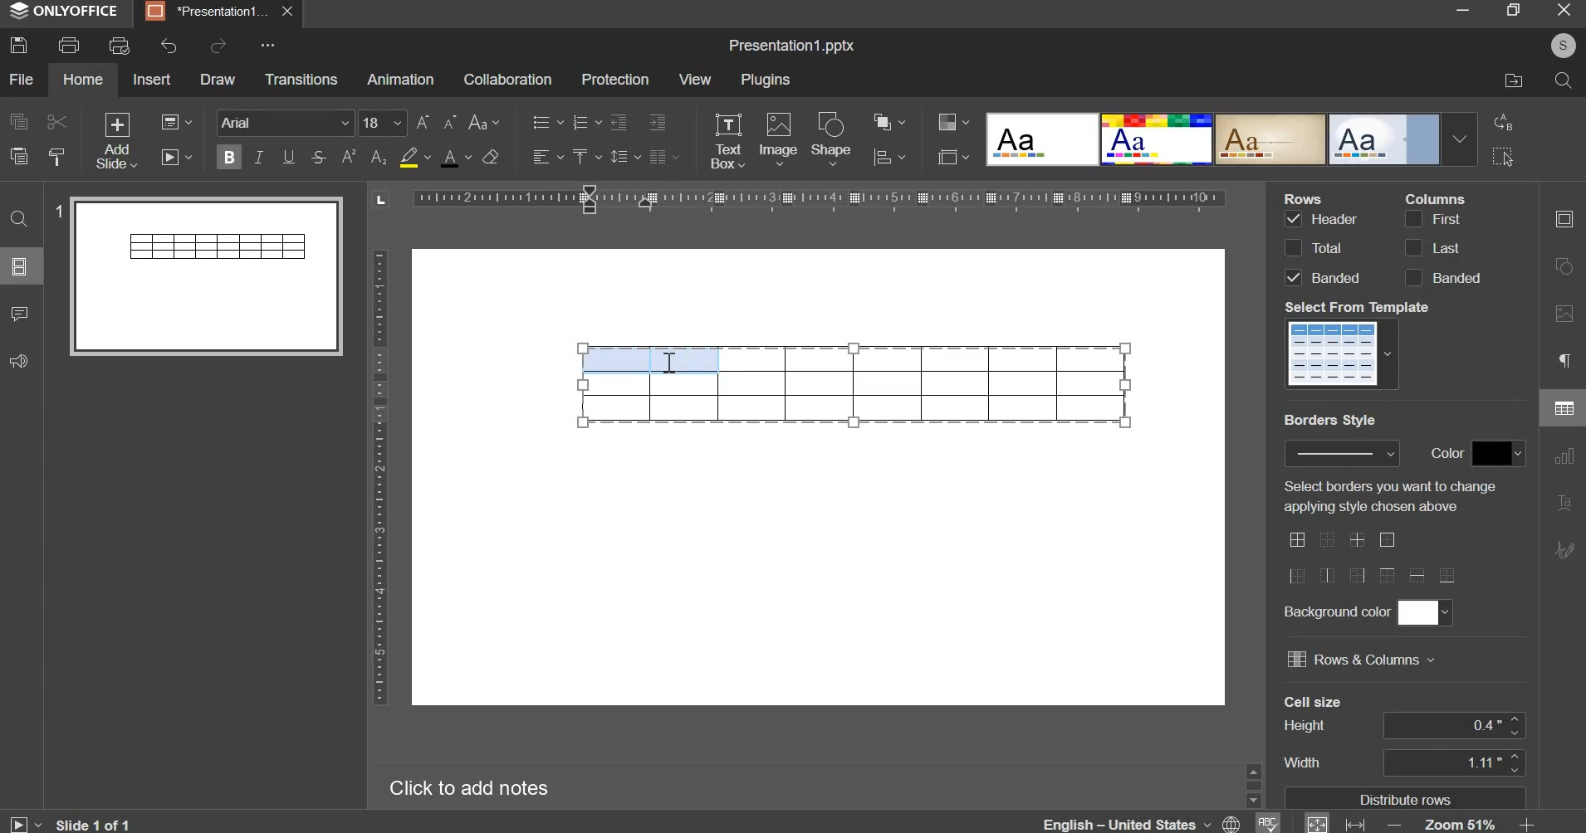  What do you see at coordinates (1320, 247) in the screenshot?
I see `rows` at bounding box center [1320, 247].